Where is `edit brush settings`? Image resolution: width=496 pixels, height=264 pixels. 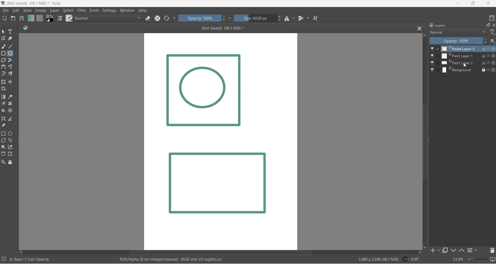
edit brush settings is located at coordinates (60, 19).